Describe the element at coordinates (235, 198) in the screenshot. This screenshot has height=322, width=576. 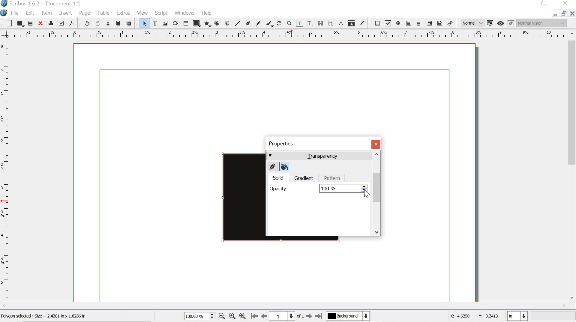
I see `black polygon` at that location.